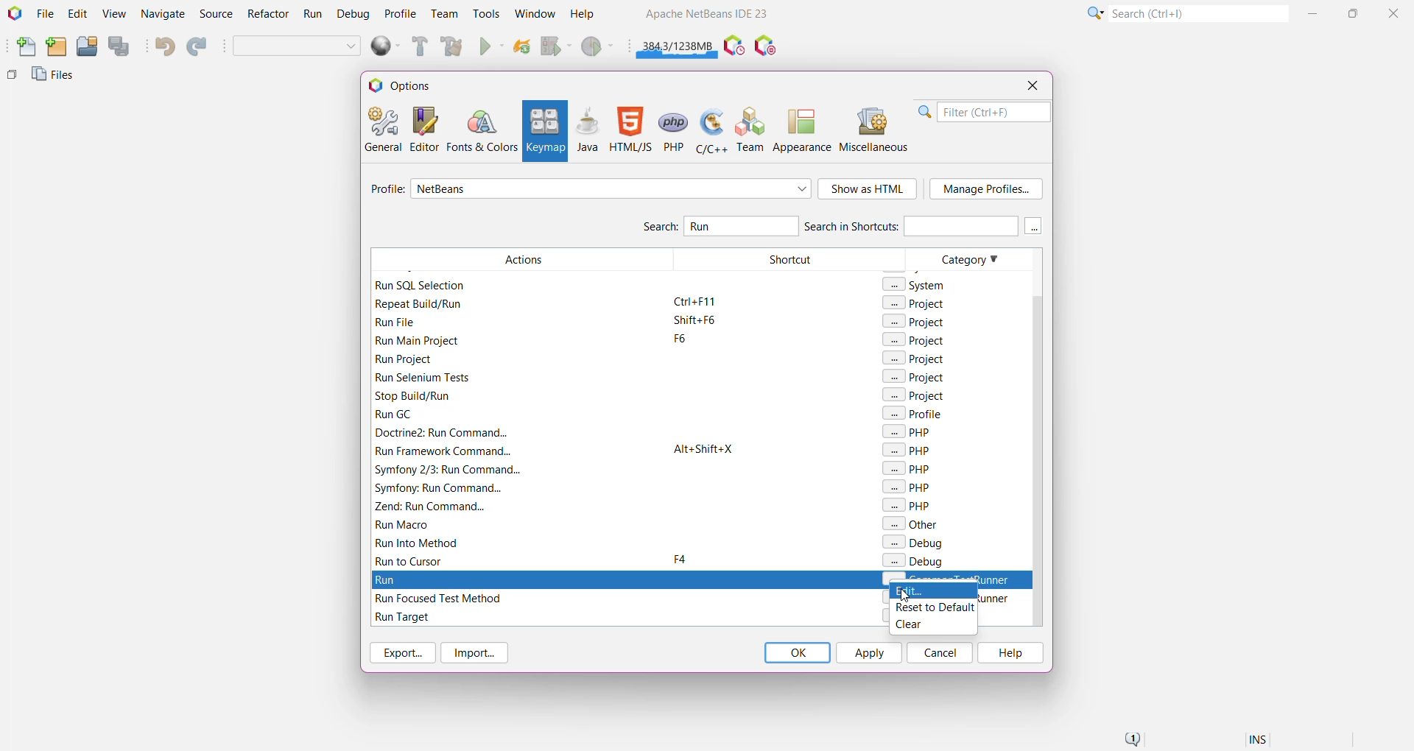 The width and height of the screenshot is (1414, 751). Describe the element at coordinates (876, 130) in the screenshot. I see `Miscellaneous` at that location.